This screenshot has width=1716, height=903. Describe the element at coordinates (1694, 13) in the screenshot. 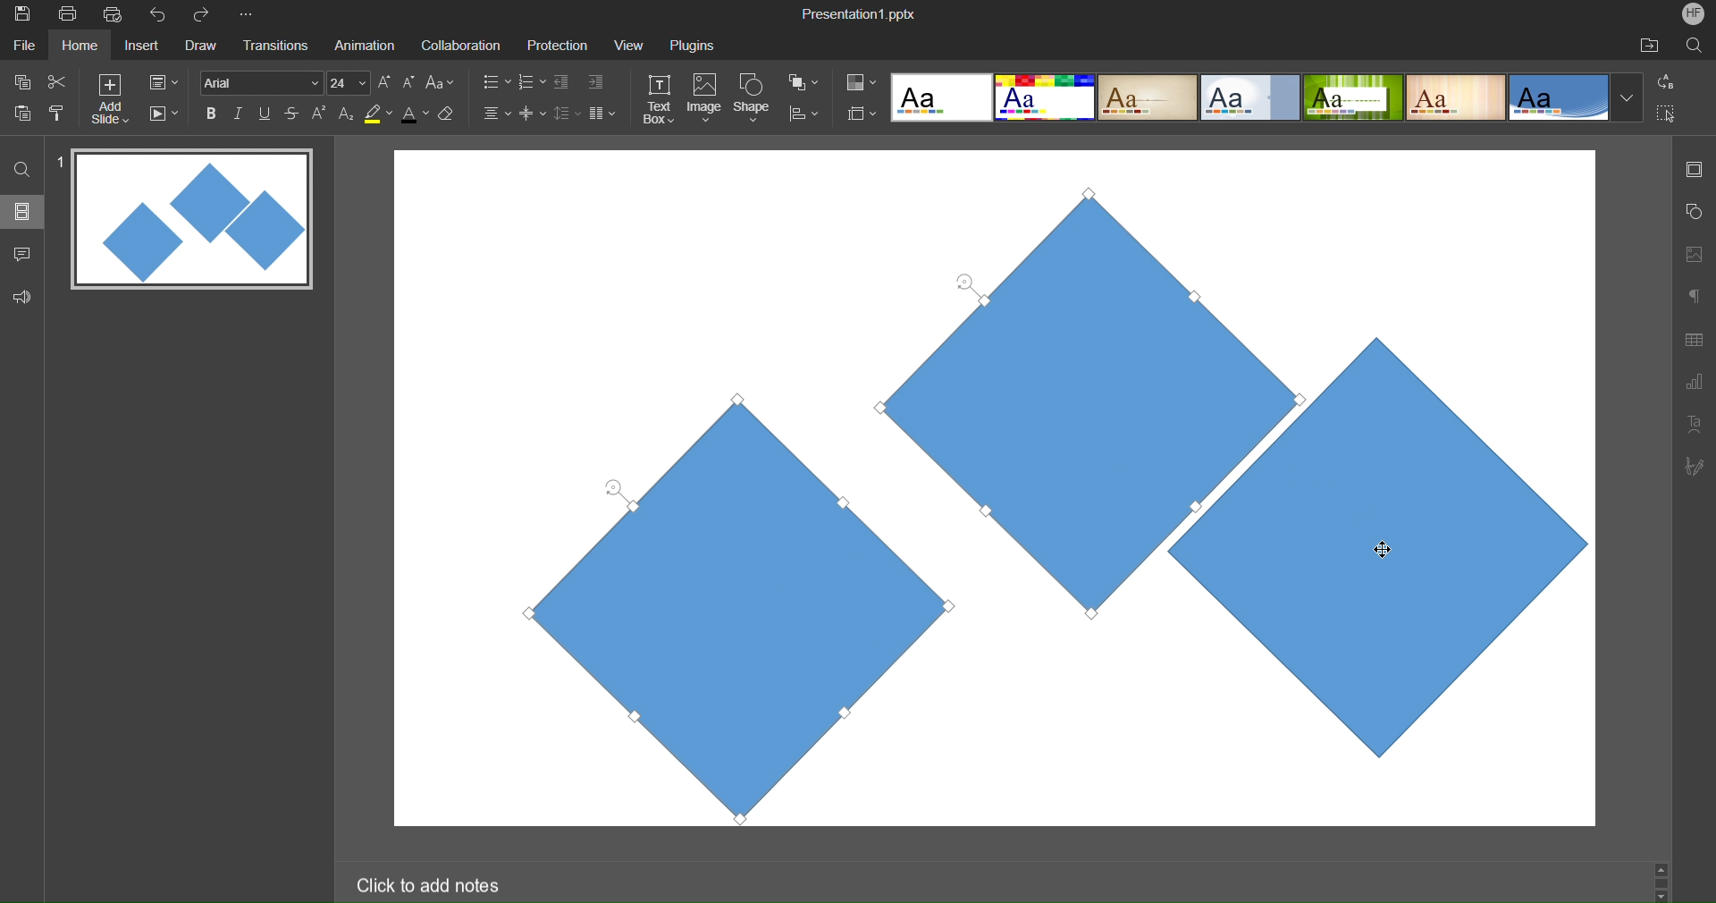

I see `Account` at that location.